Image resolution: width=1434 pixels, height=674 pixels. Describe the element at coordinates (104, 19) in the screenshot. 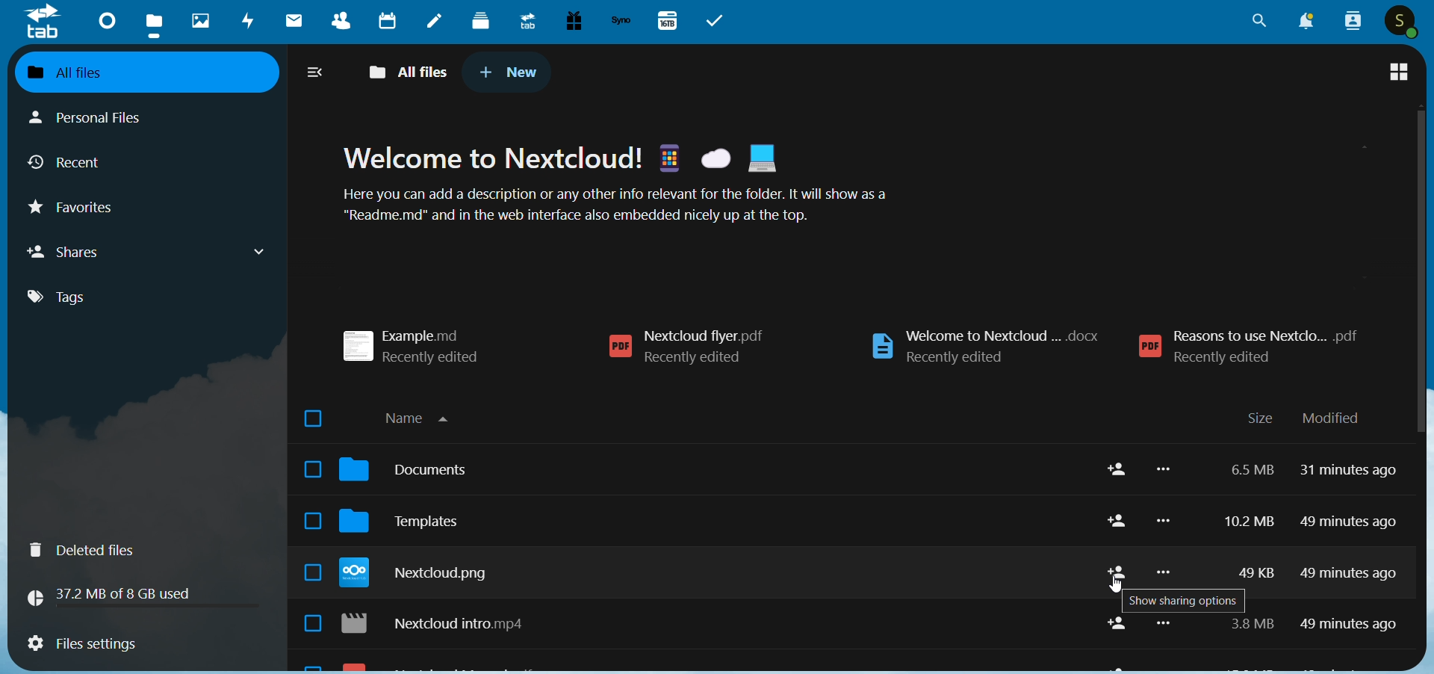

I see `dashboard` at that location.